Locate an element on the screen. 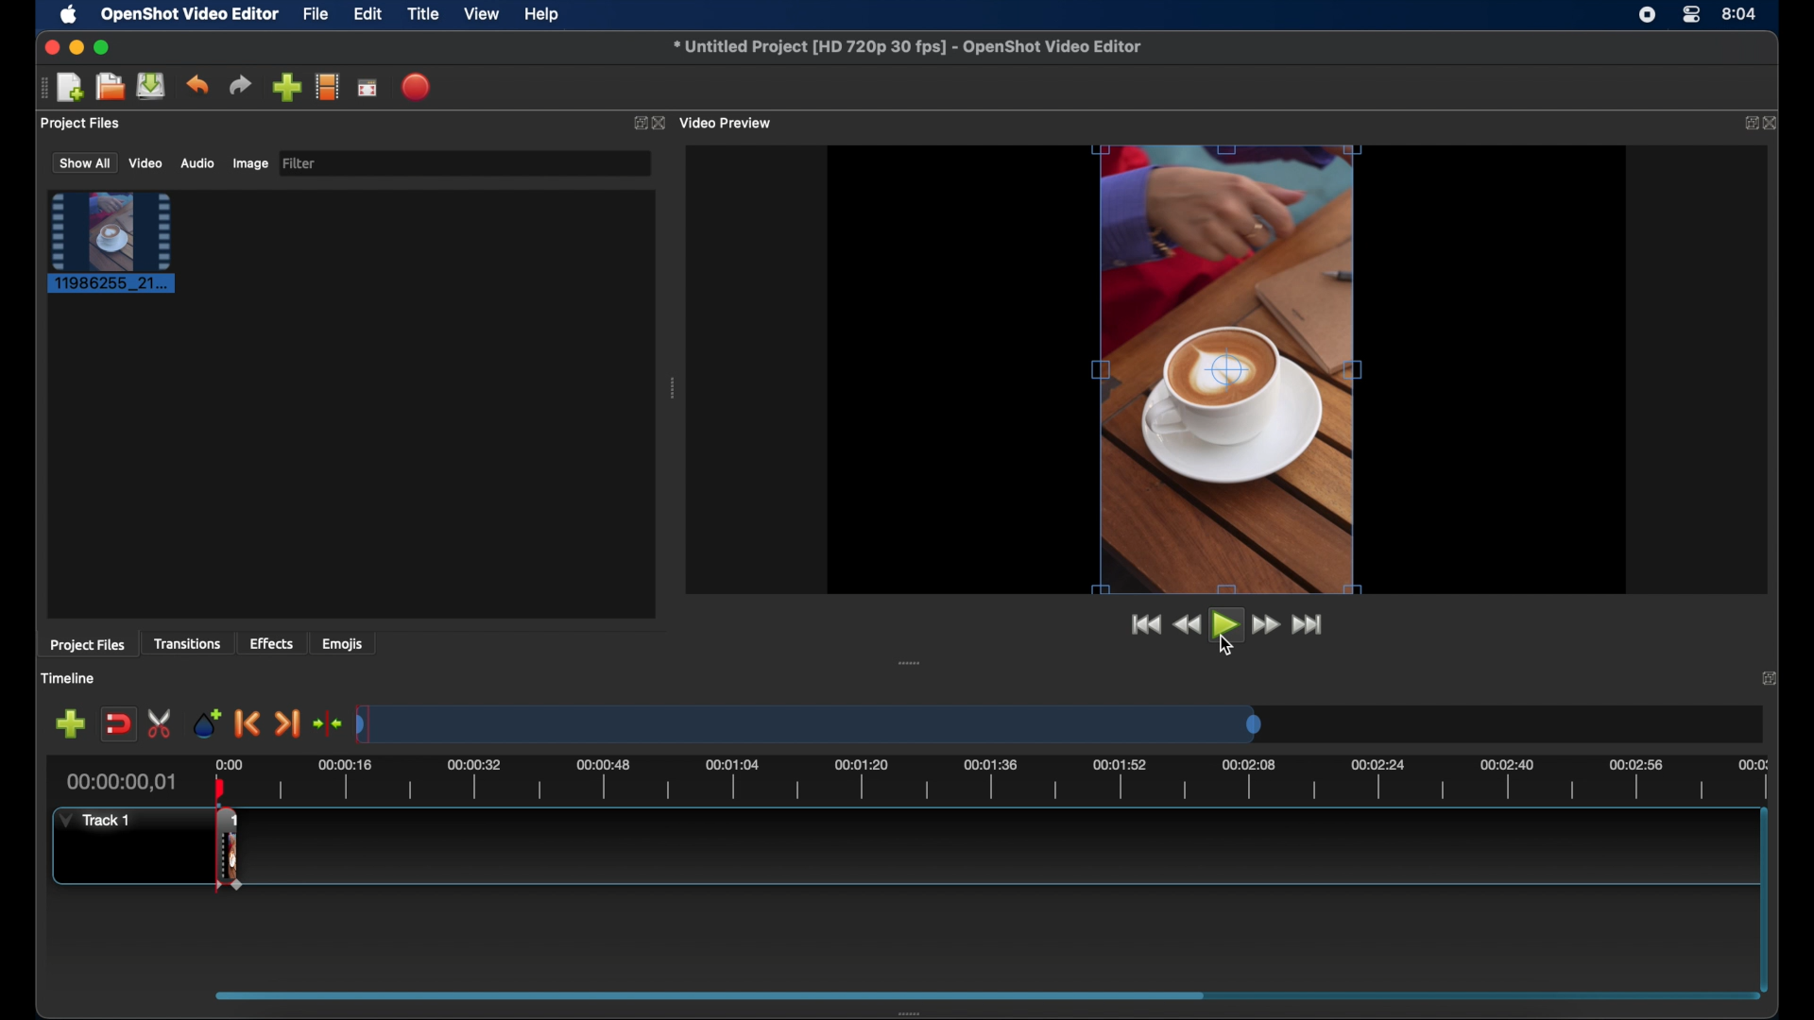  maximize is located at coordinates (104, 47).